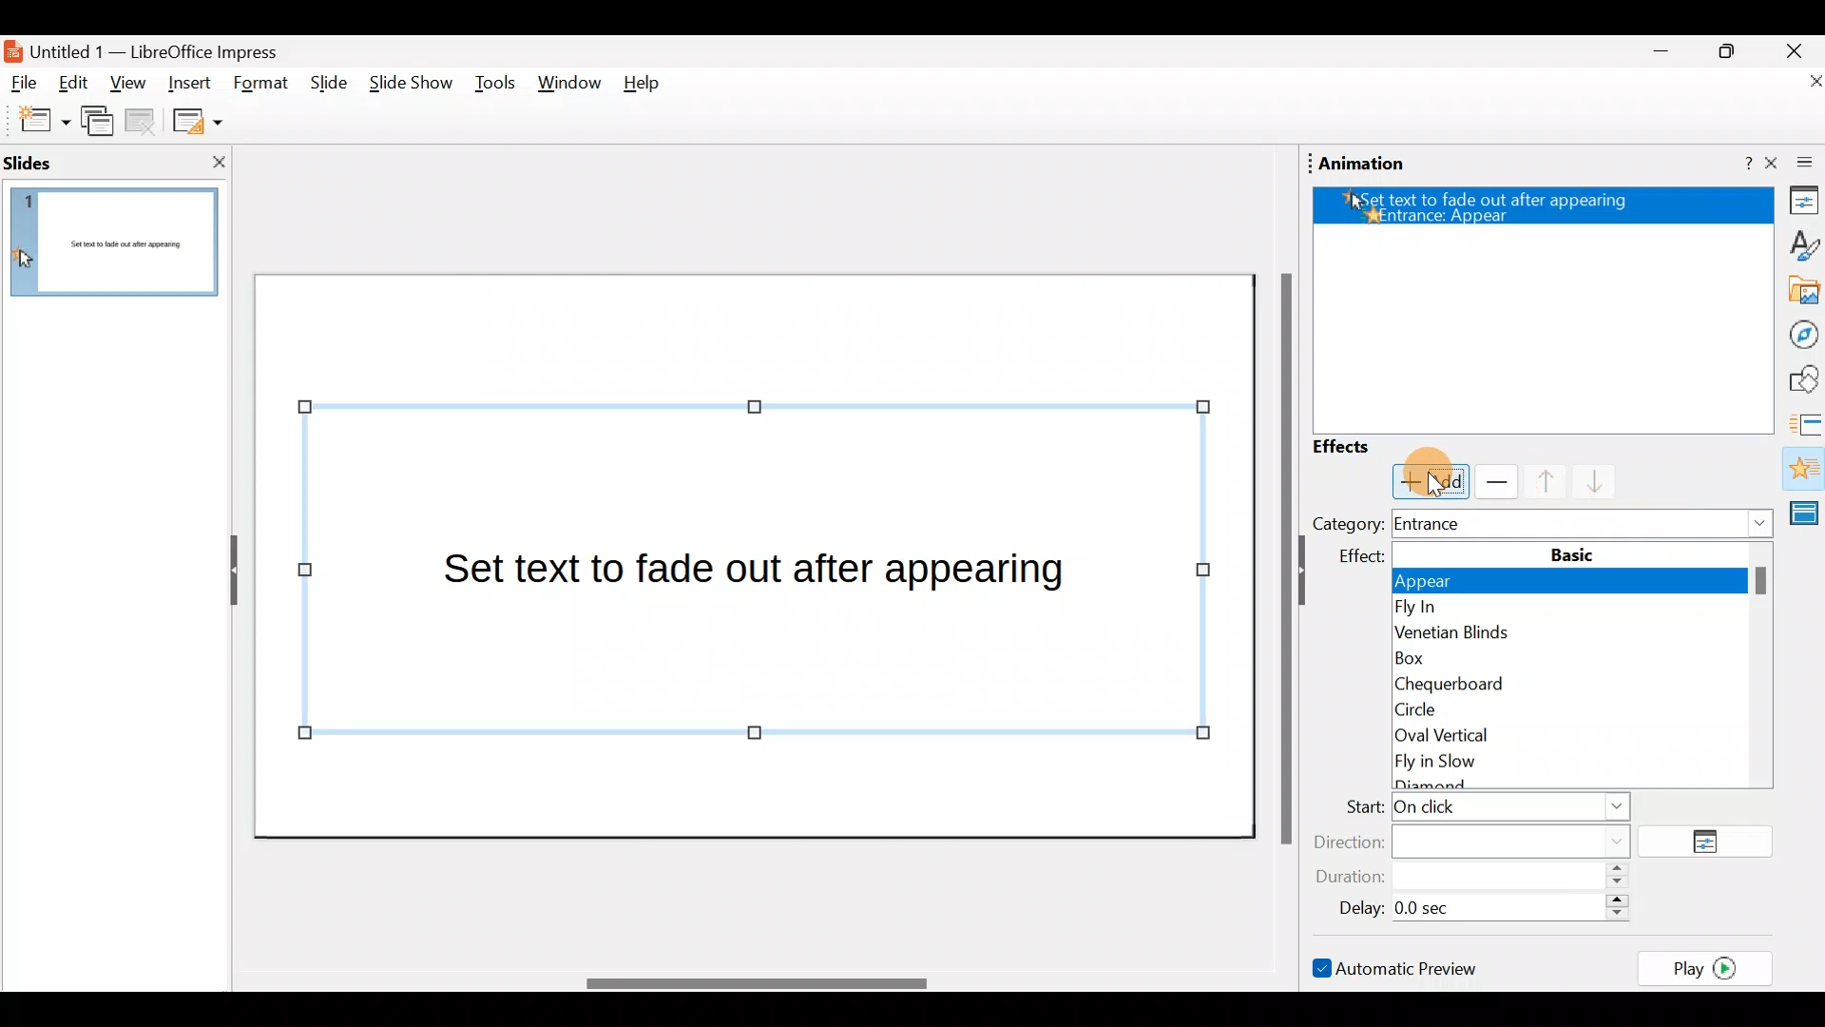 This screenshot has height=1027, width=1825. I want to click on Appear, so click(1579, 584).